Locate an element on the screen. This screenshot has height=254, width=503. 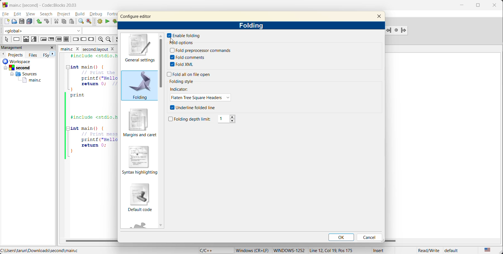
next is located at coordinates (53, 54).